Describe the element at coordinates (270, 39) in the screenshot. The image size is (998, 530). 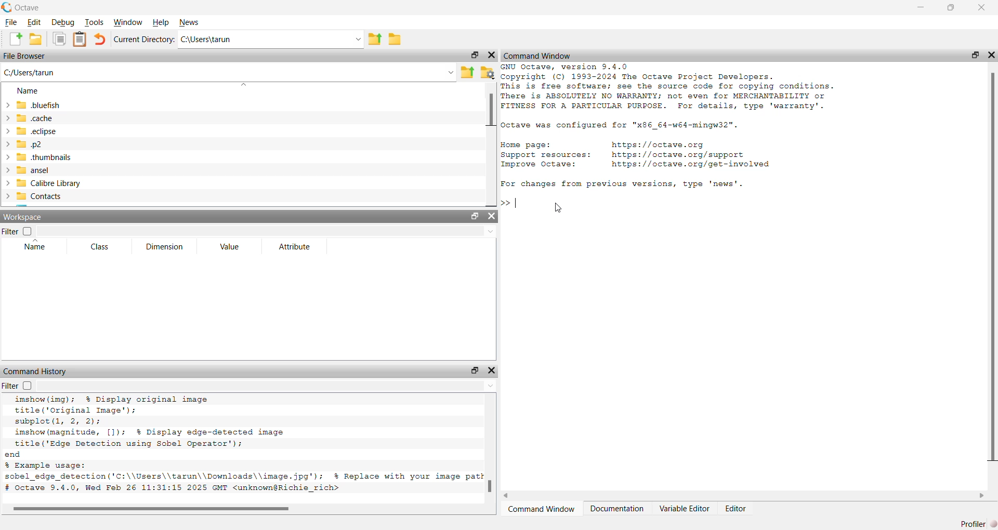
I see `C\Users\tarun v` at that location.